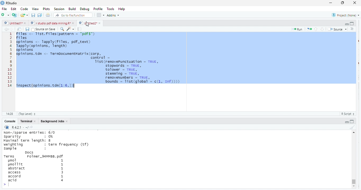  I want to click on cursor movement, so click(88, 24).